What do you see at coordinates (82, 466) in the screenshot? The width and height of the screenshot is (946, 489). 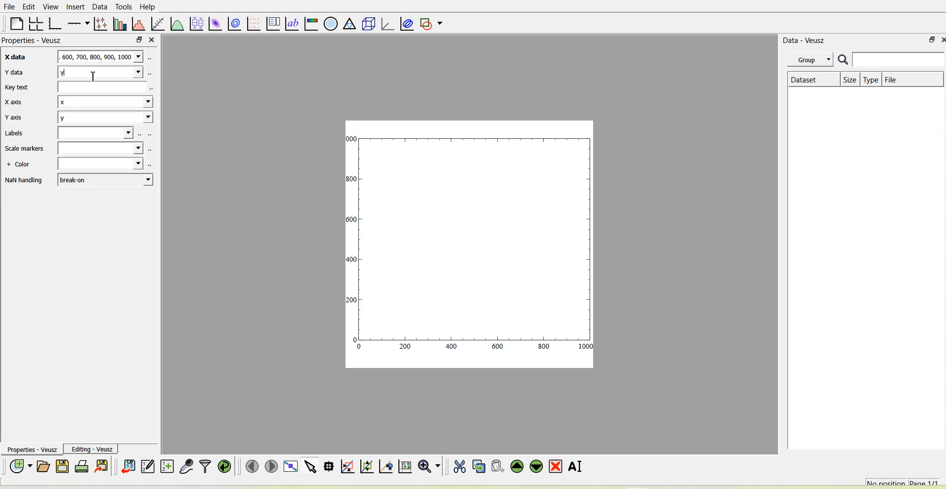 I see `Print the document` at bounding box center [82, 466].